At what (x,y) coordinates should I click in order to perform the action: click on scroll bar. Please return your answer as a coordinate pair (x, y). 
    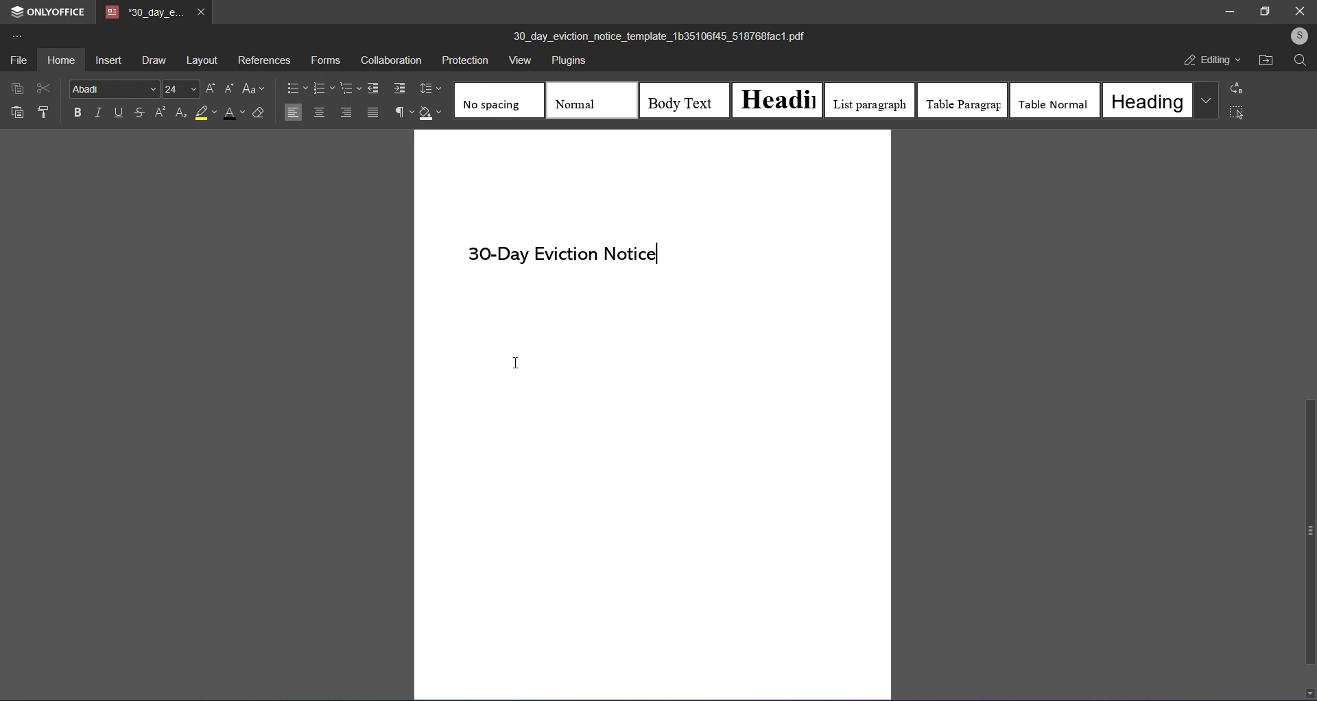
    Looking at the image, I should click on (1308, 532).